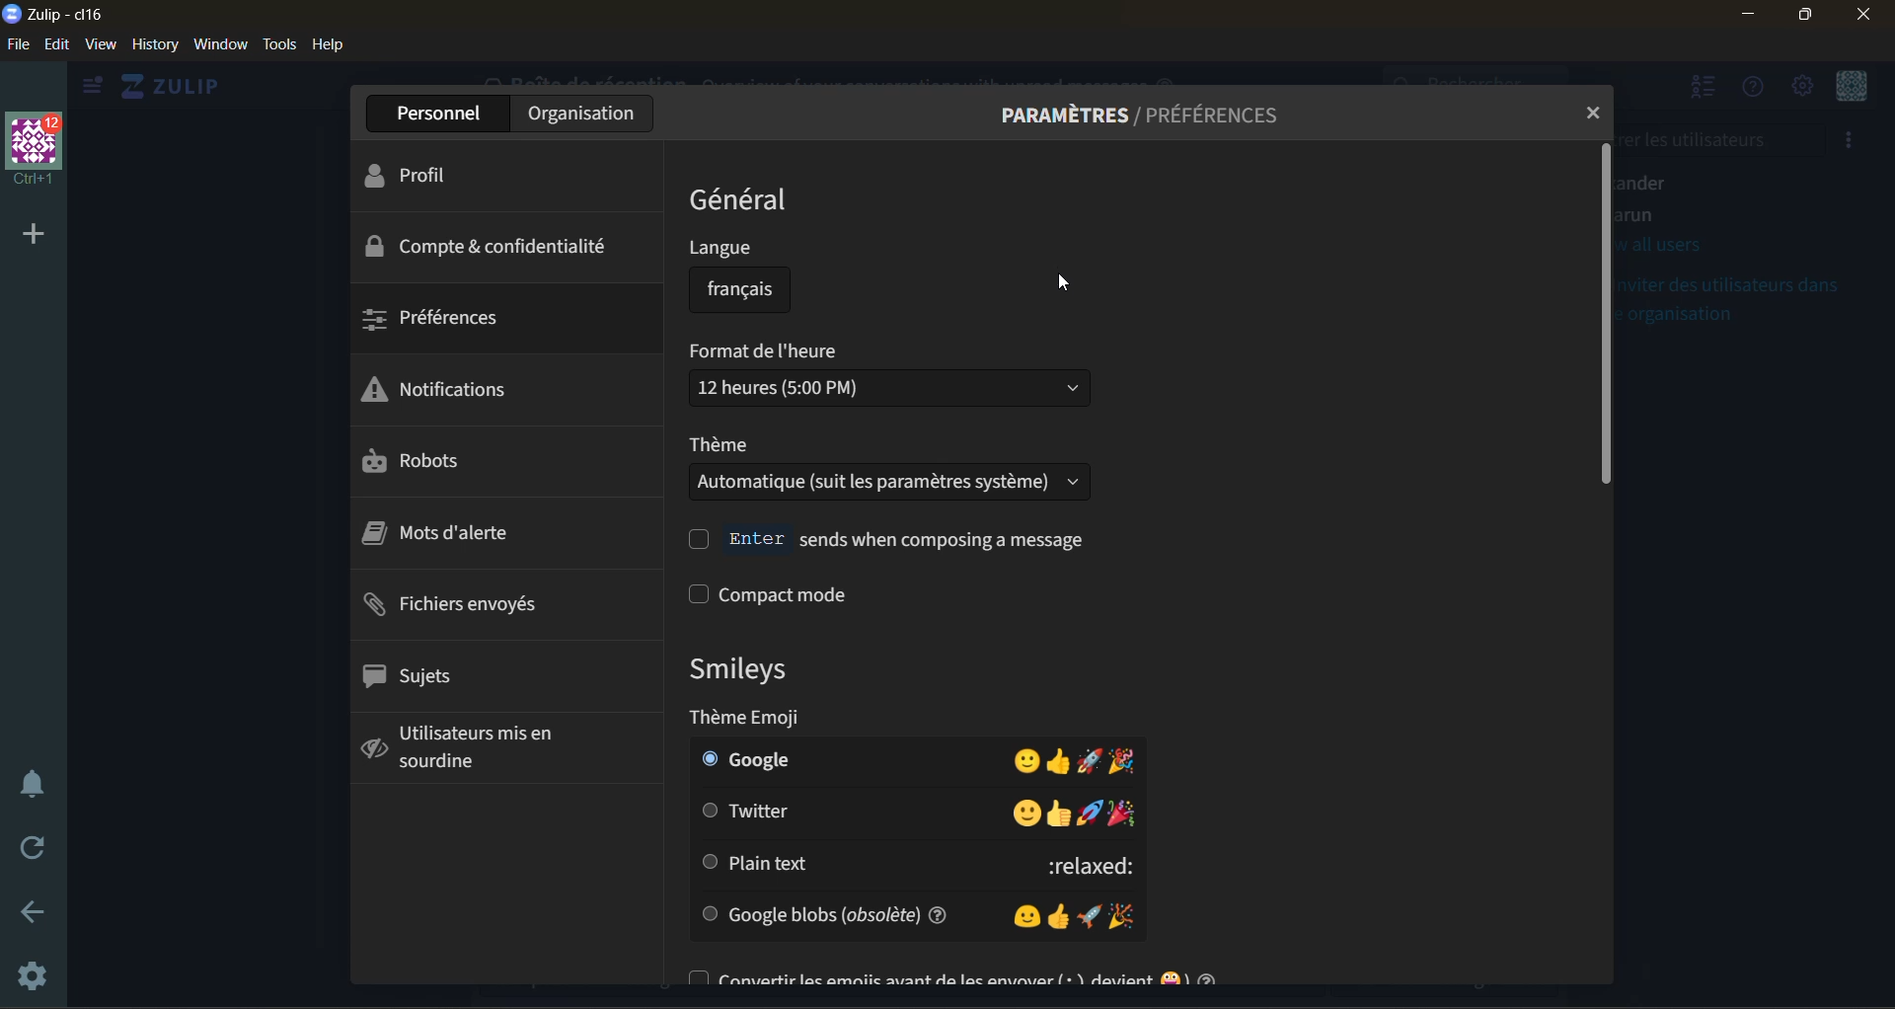  I want to click on general, so click(739, 199).